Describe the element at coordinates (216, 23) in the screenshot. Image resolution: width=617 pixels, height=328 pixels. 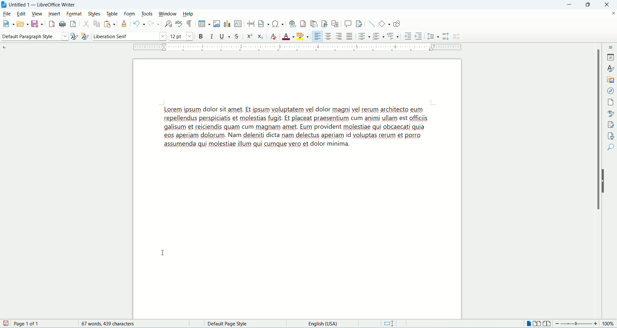
I see `insert image` at that location.